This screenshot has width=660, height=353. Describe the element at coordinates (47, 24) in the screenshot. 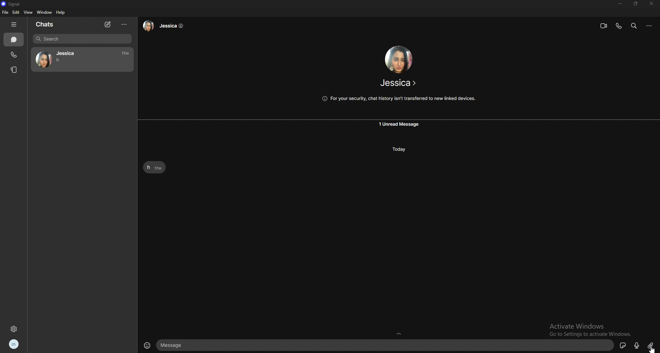

I see `chats` at that location.